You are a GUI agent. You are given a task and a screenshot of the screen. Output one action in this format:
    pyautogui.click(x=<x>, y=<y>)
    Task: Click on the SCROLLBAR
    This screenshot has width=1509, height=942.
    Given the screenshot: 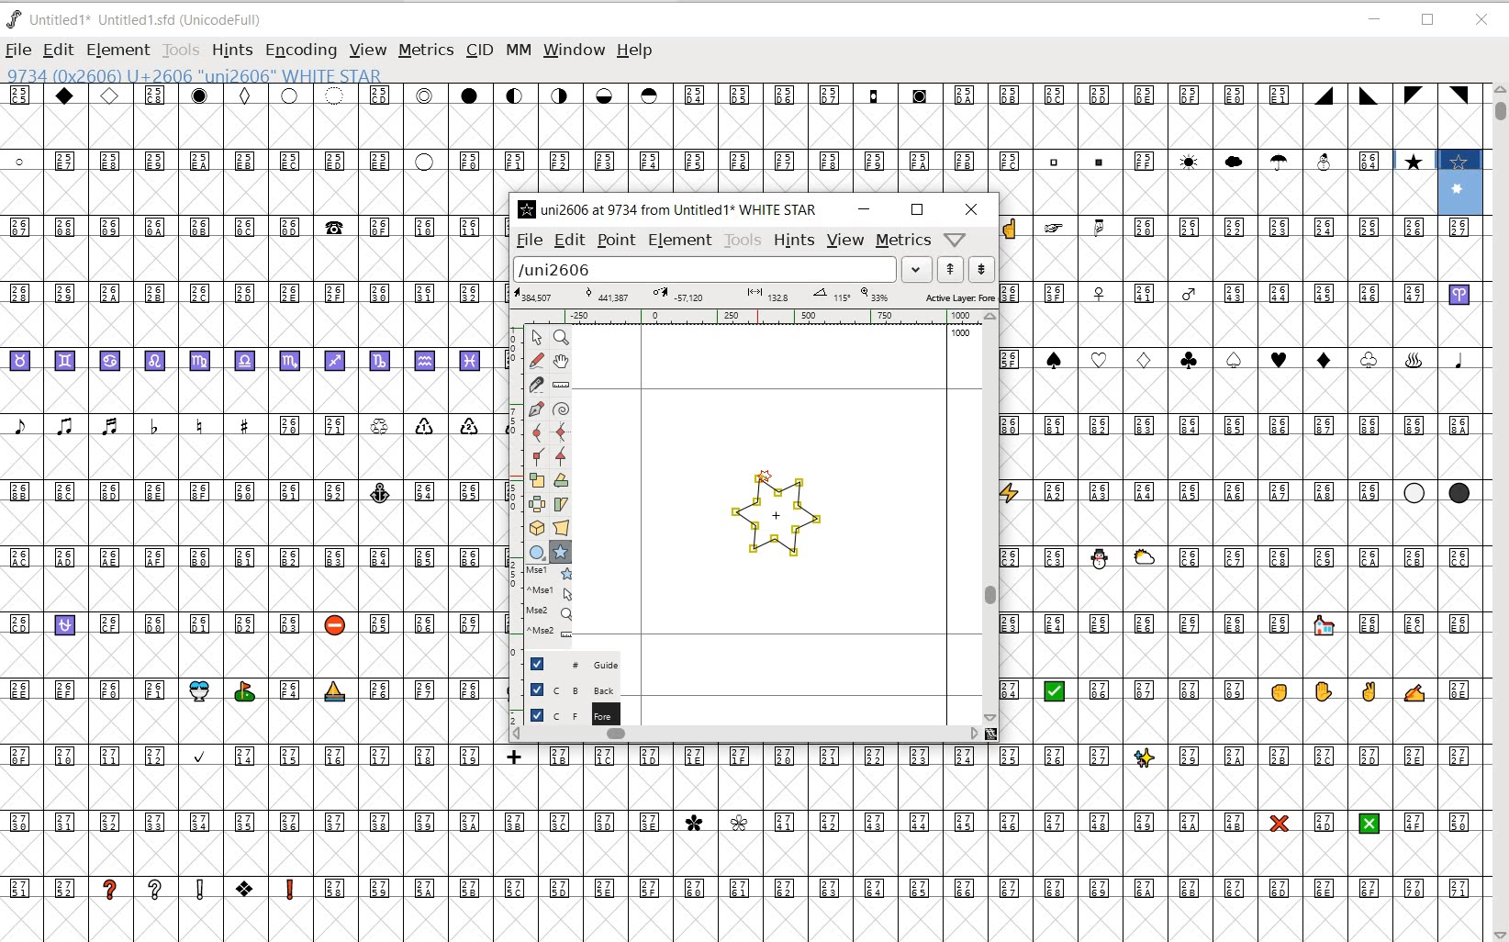 What is the action you would take?
    pyautogui.click(x=753, y=735)
    